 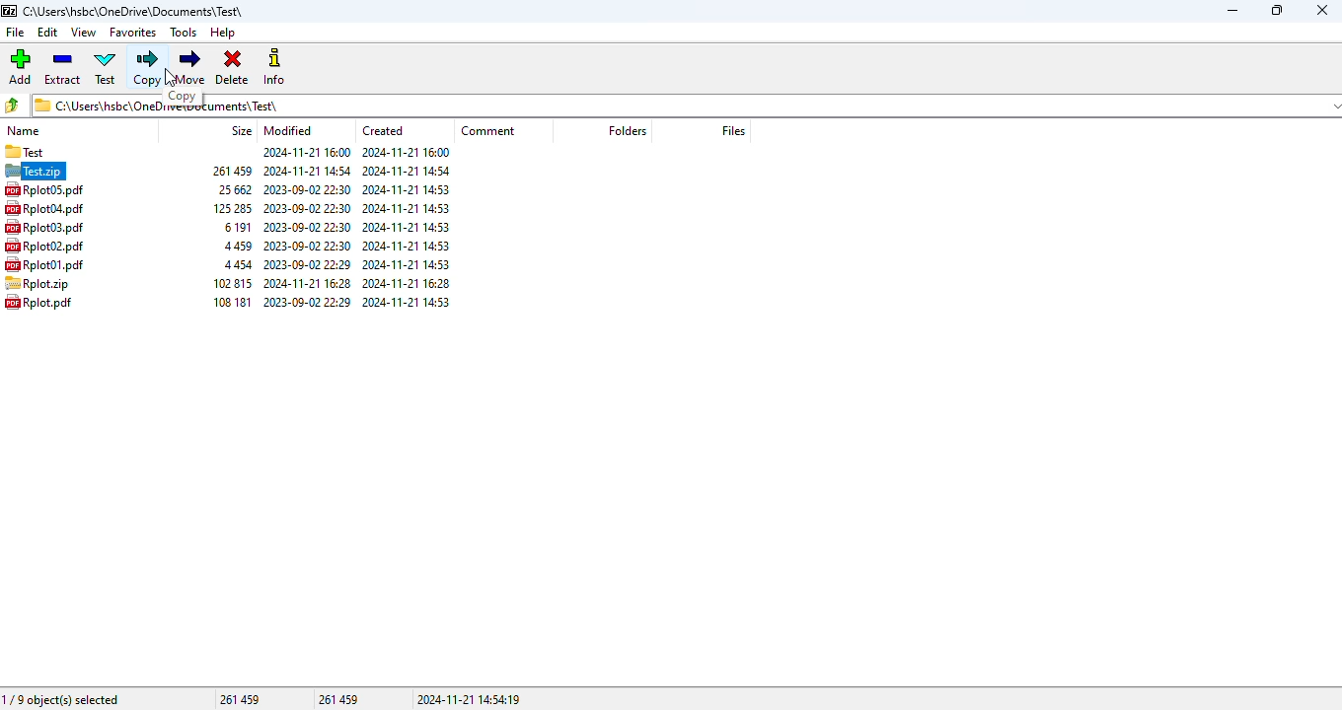 I want to click on size, so click(x=236, y=246).